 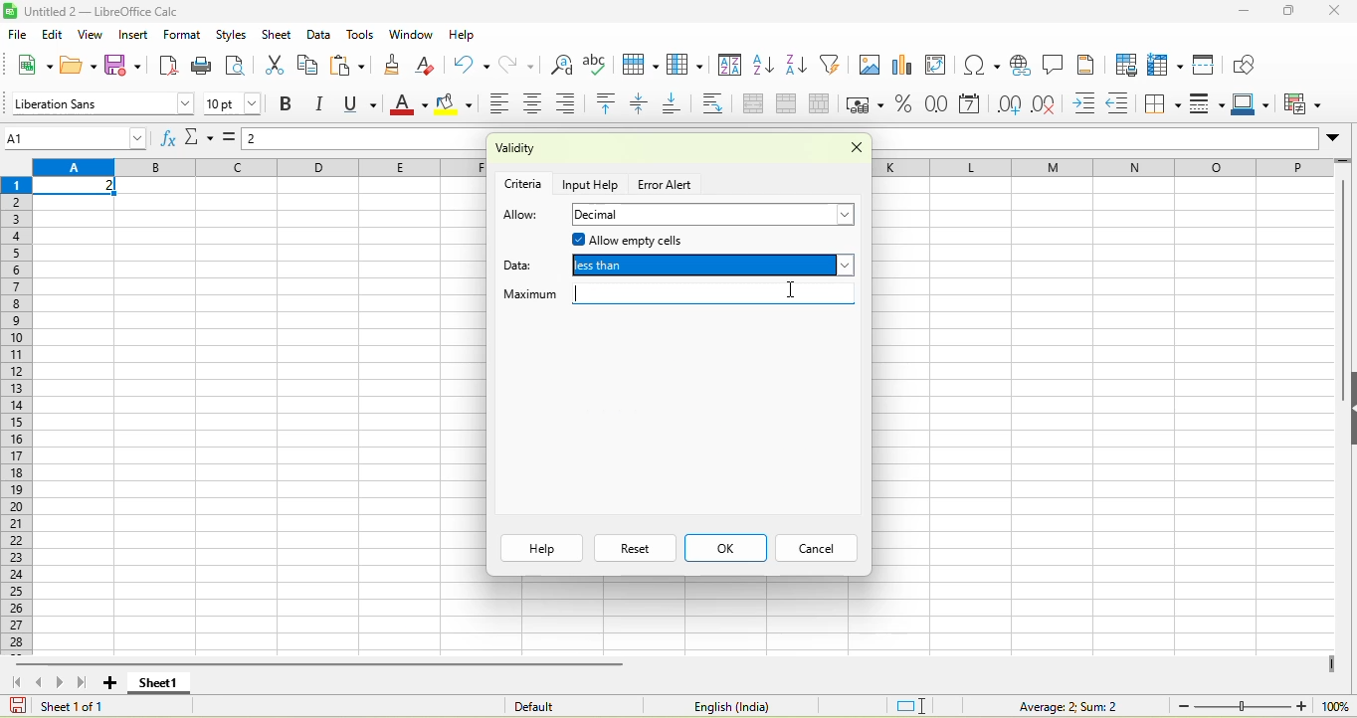 What do you see at coordinates (78, 137) in the screenshot?
I see `name box` at bounding box center [78, 137].